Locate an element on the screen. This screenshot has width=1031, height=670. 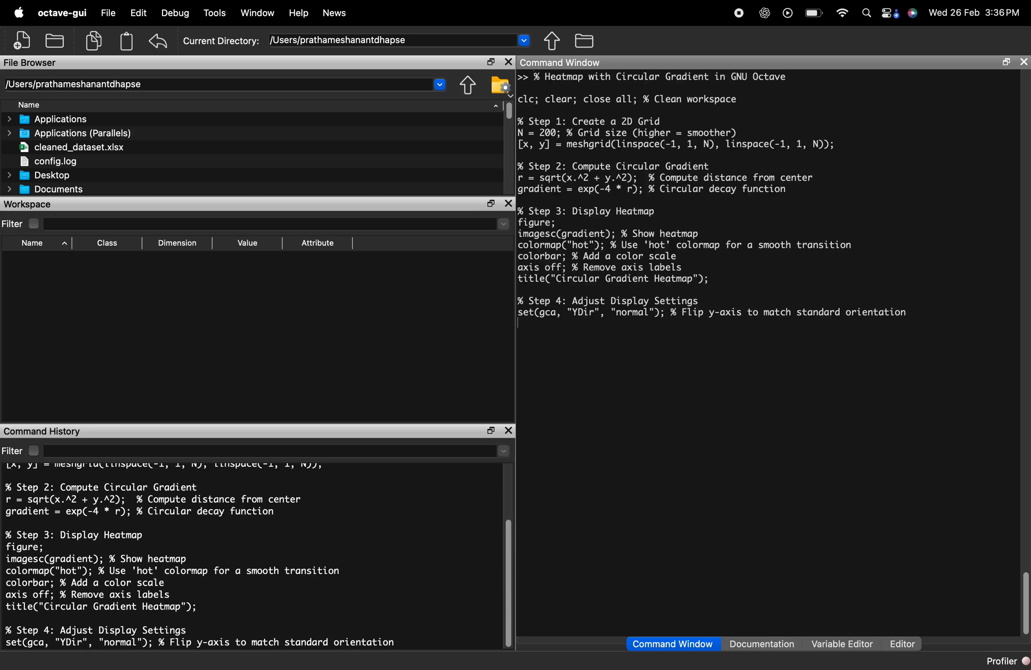
/Users/prathameshanantdhapse is located at coordinates (223, 84).